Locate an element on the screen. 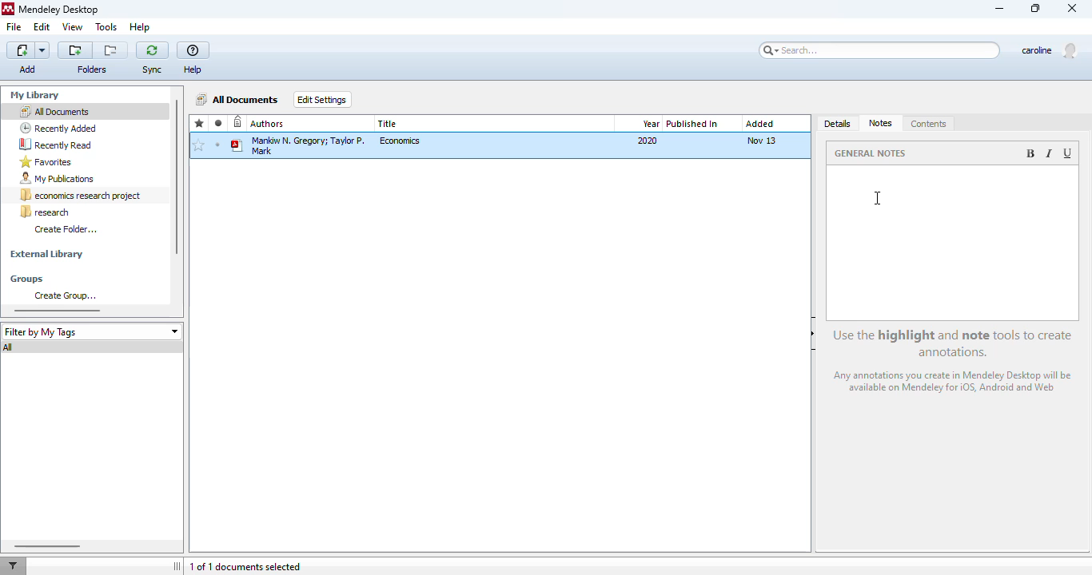 The width and height of the screenshot is (1092, 575). sync is located at coordinates (152, 50).